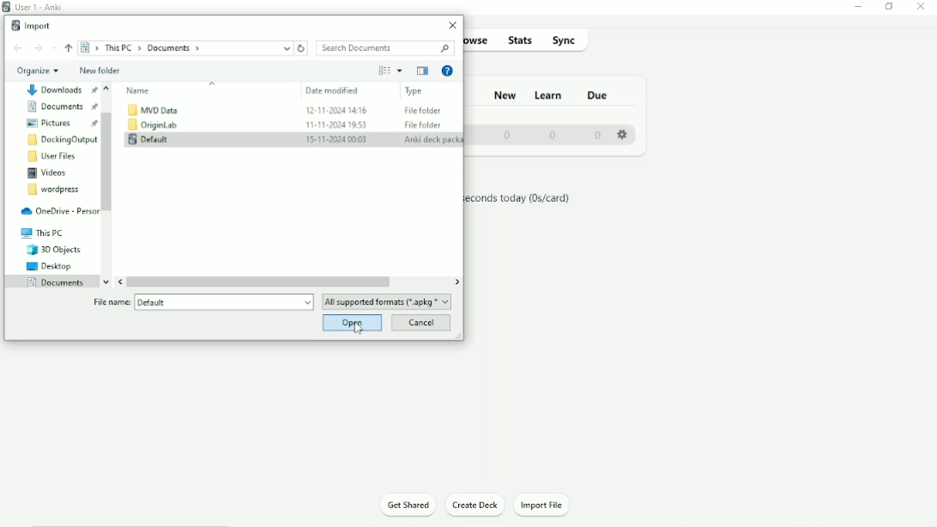 Image resolution: width=937 pixels, height=527 pixels. What do you see at coordinates (359, 331) in the screenshot?
I see `Cursor` at bounding box center [359, 331].